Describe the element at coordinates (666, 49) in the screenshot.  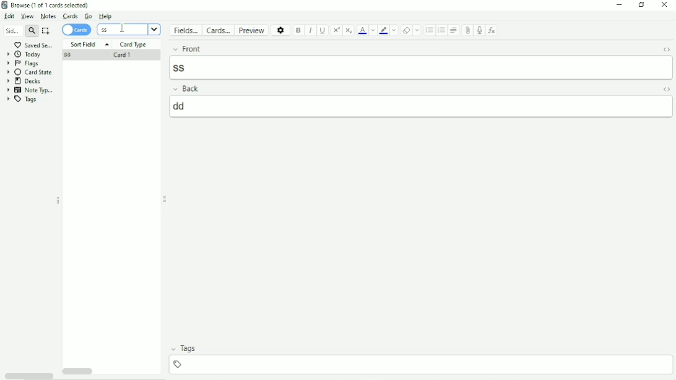
I see `Toggle HTML Editor` at that location.